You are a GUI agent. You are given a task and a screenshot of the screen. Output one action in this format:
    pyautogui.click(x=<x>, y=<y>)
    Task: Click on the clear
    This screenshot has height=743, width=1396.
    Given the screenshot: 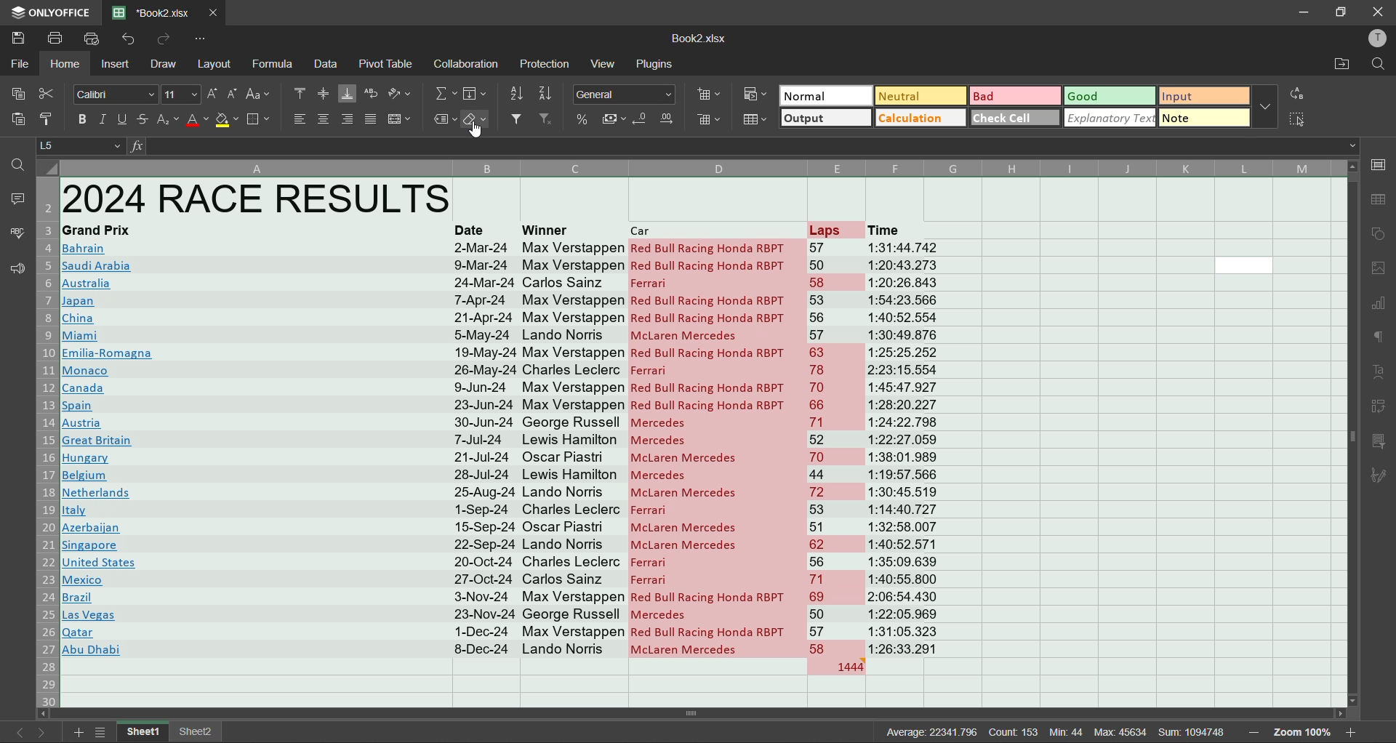 What is the action you would take?
    pyautogui.click(x=477, y=121)
    